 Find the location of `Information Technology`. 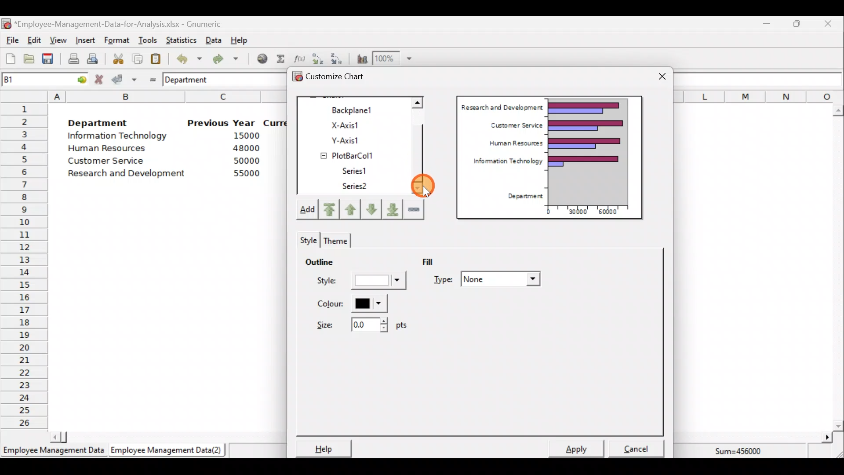

Information Technology is located at coordinates (504, 163).